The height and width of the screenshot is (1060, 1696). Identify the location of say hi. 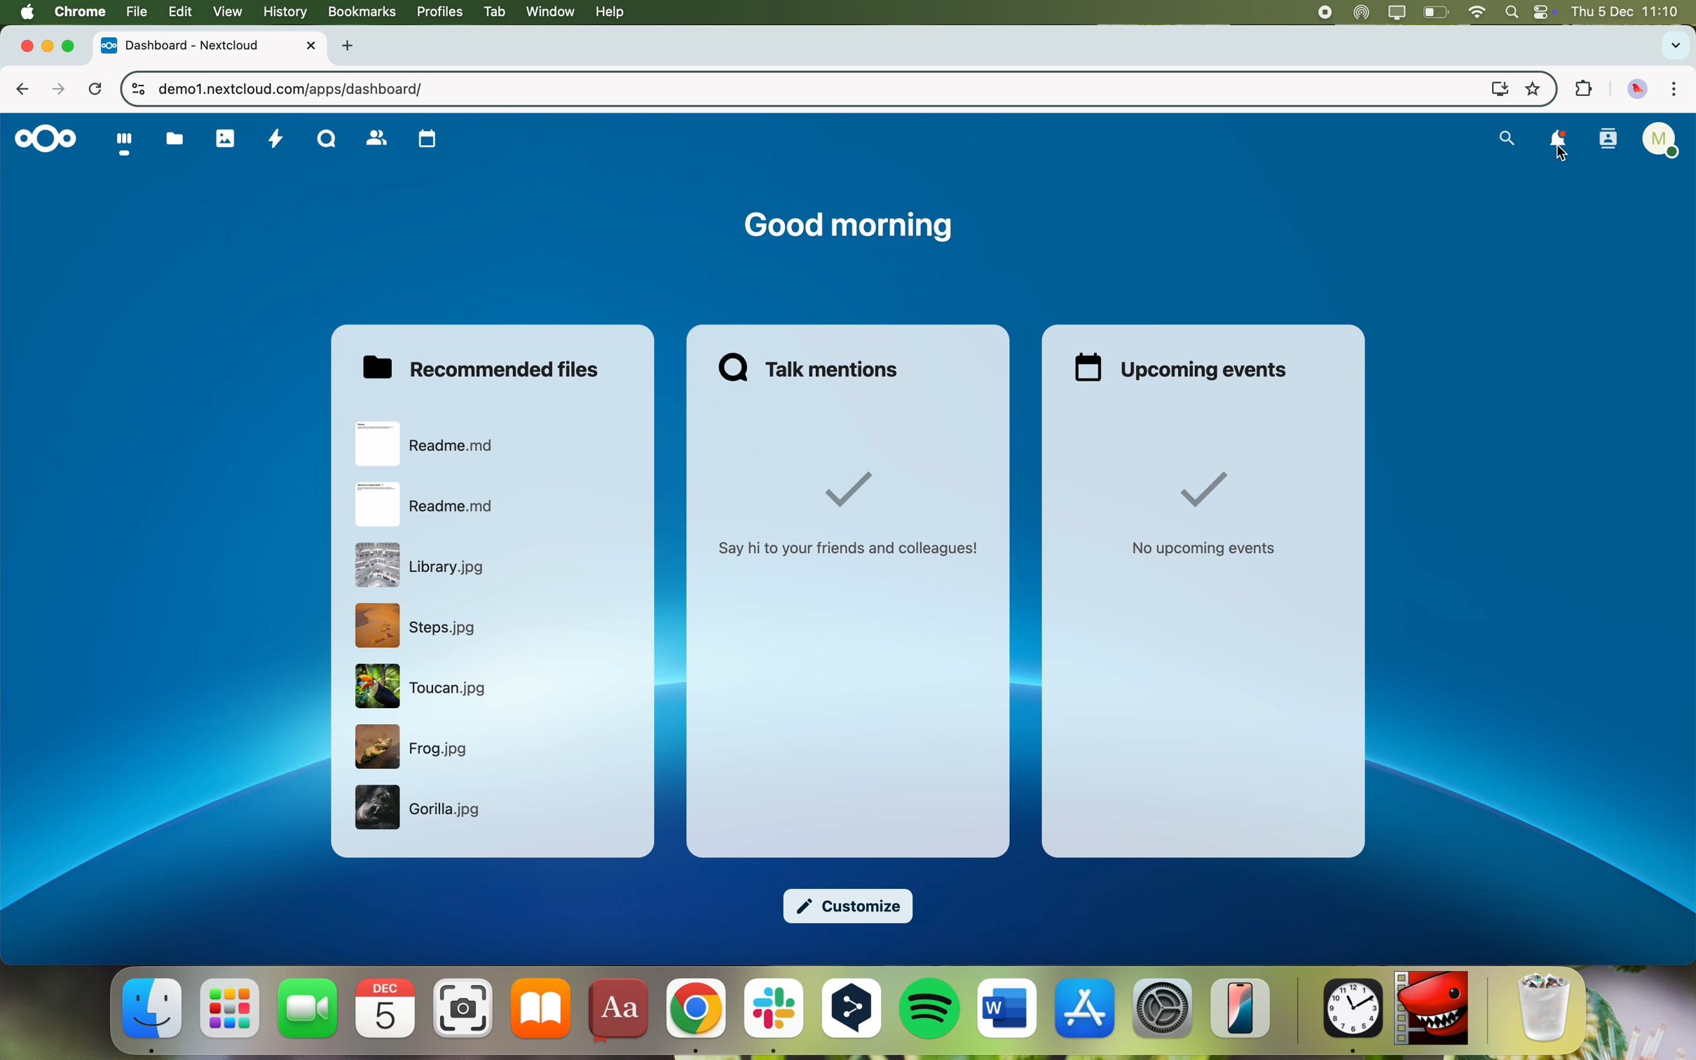
(852, 515).